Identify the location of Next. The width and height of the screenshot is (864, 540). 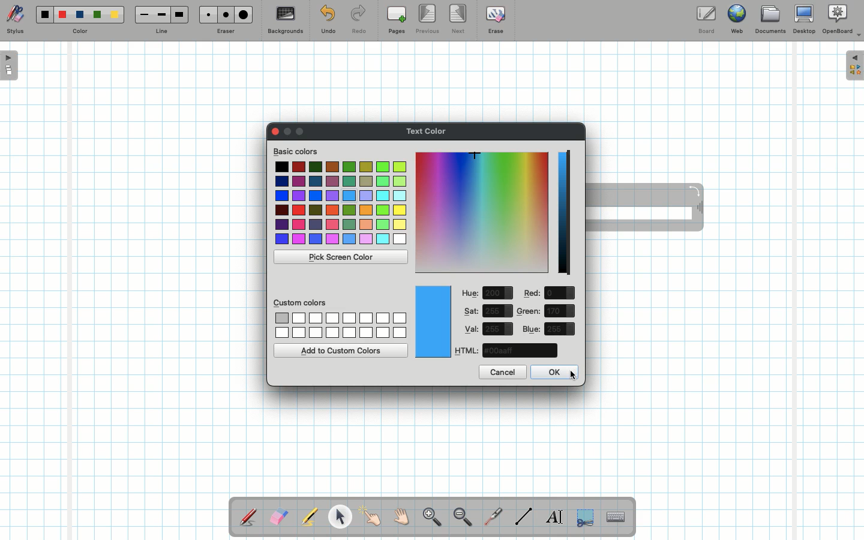
(459, 18).